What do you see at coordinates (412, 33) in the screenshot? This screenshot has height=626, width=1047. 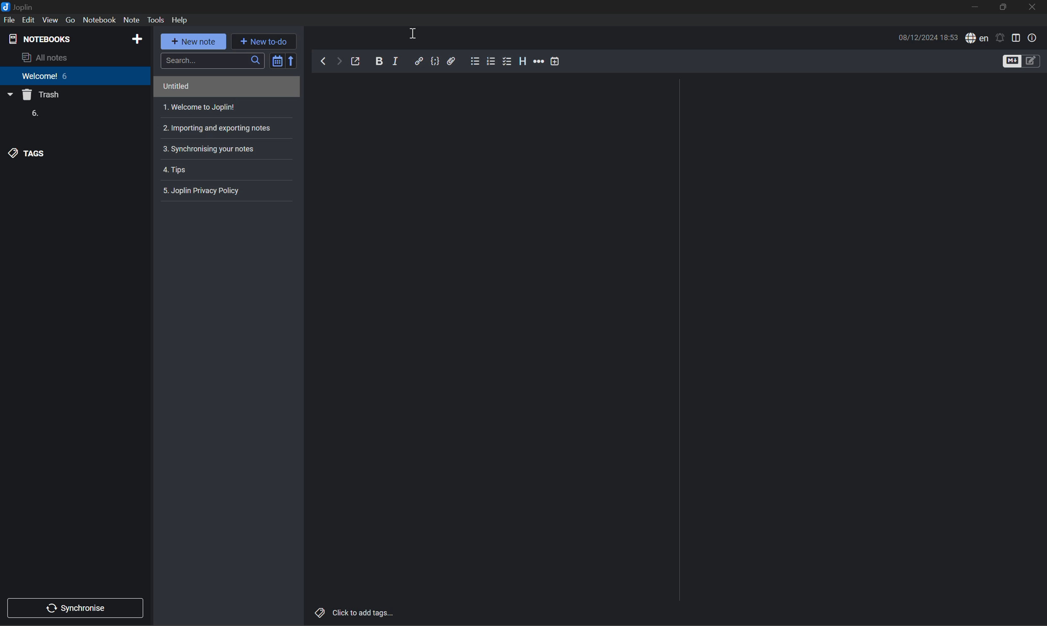 I see `Cursor` at bounding box center [412, 33].